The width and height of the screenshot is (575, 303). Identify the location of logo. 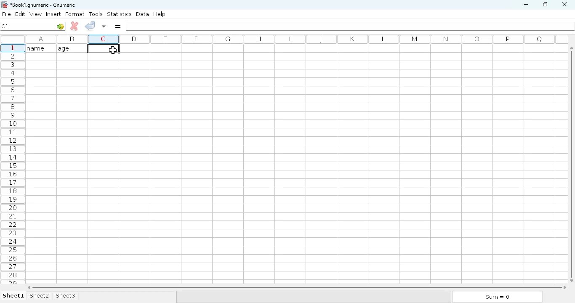
(4, 5).